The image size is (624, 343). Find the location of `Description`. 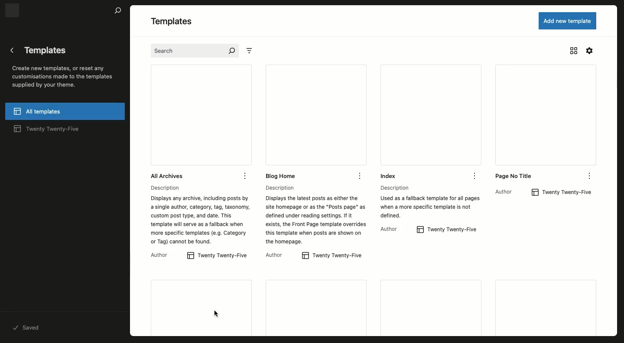

Description is located at coordinates (315, 215).